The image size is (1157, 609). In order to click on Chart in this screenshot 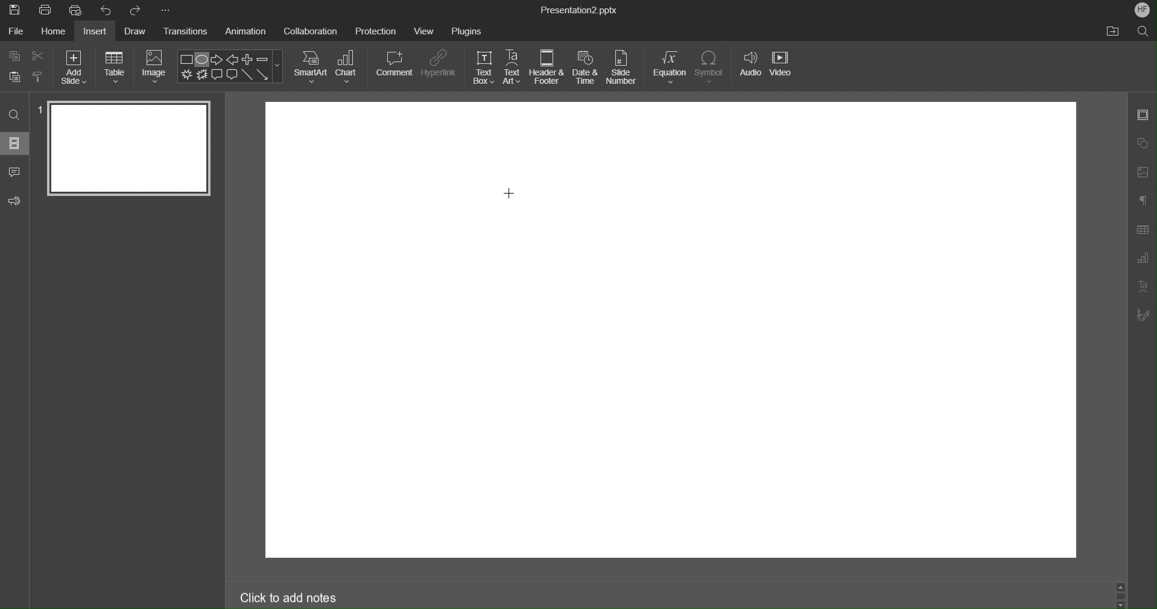, I will do `click(348, 66)`.